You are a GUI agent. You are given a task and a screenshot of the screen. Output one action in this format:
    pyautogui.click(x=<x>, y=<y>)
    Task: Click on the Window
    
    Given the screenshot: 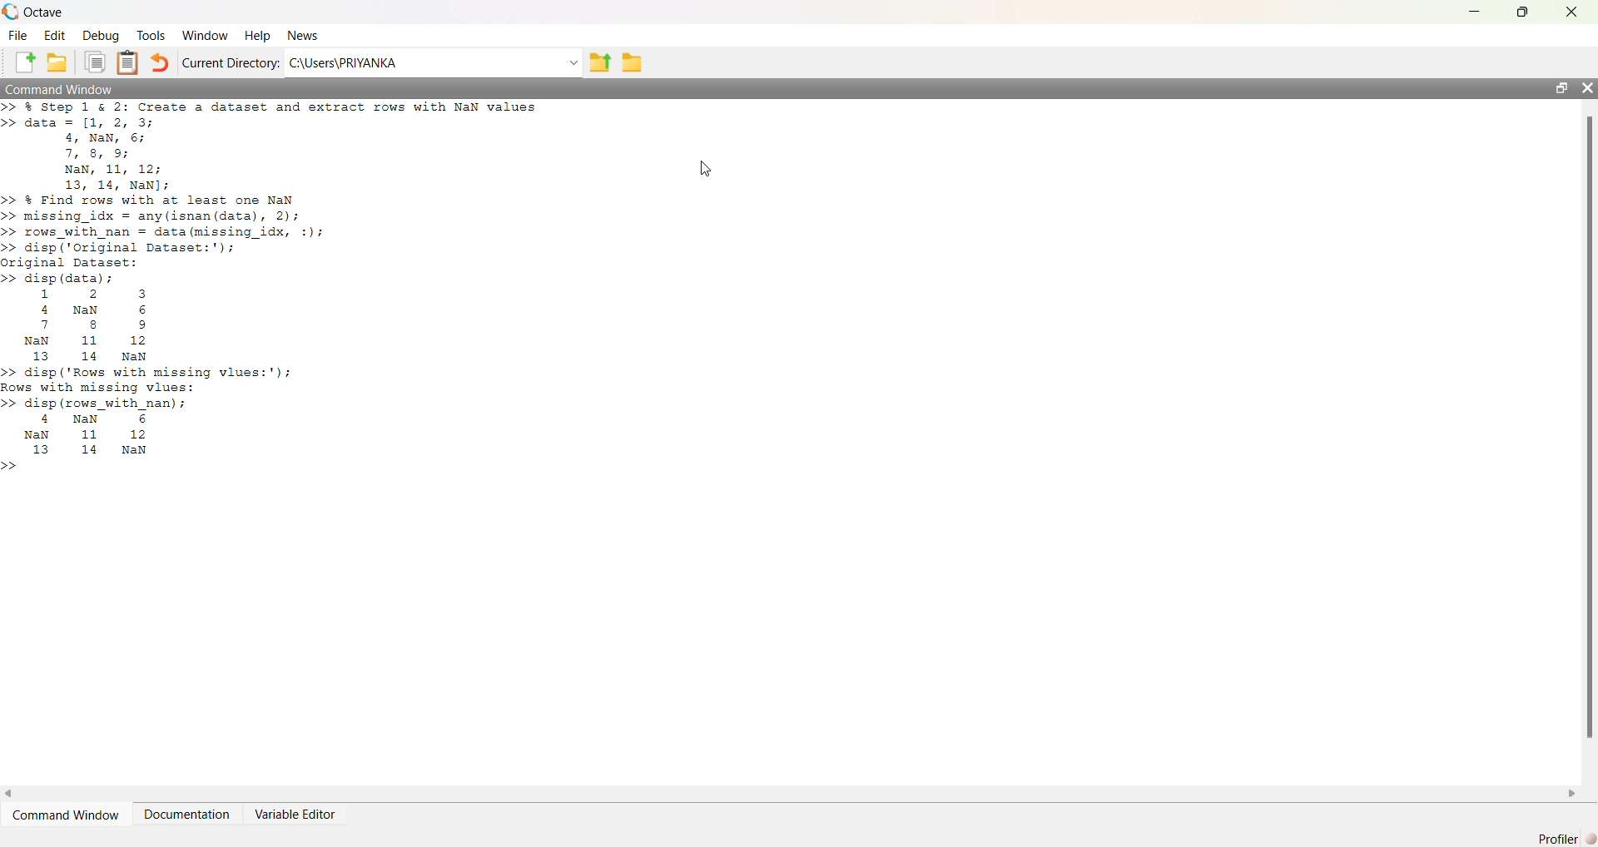 What is the action you would take?
    pyautogui.click(x=206, y=36)
    